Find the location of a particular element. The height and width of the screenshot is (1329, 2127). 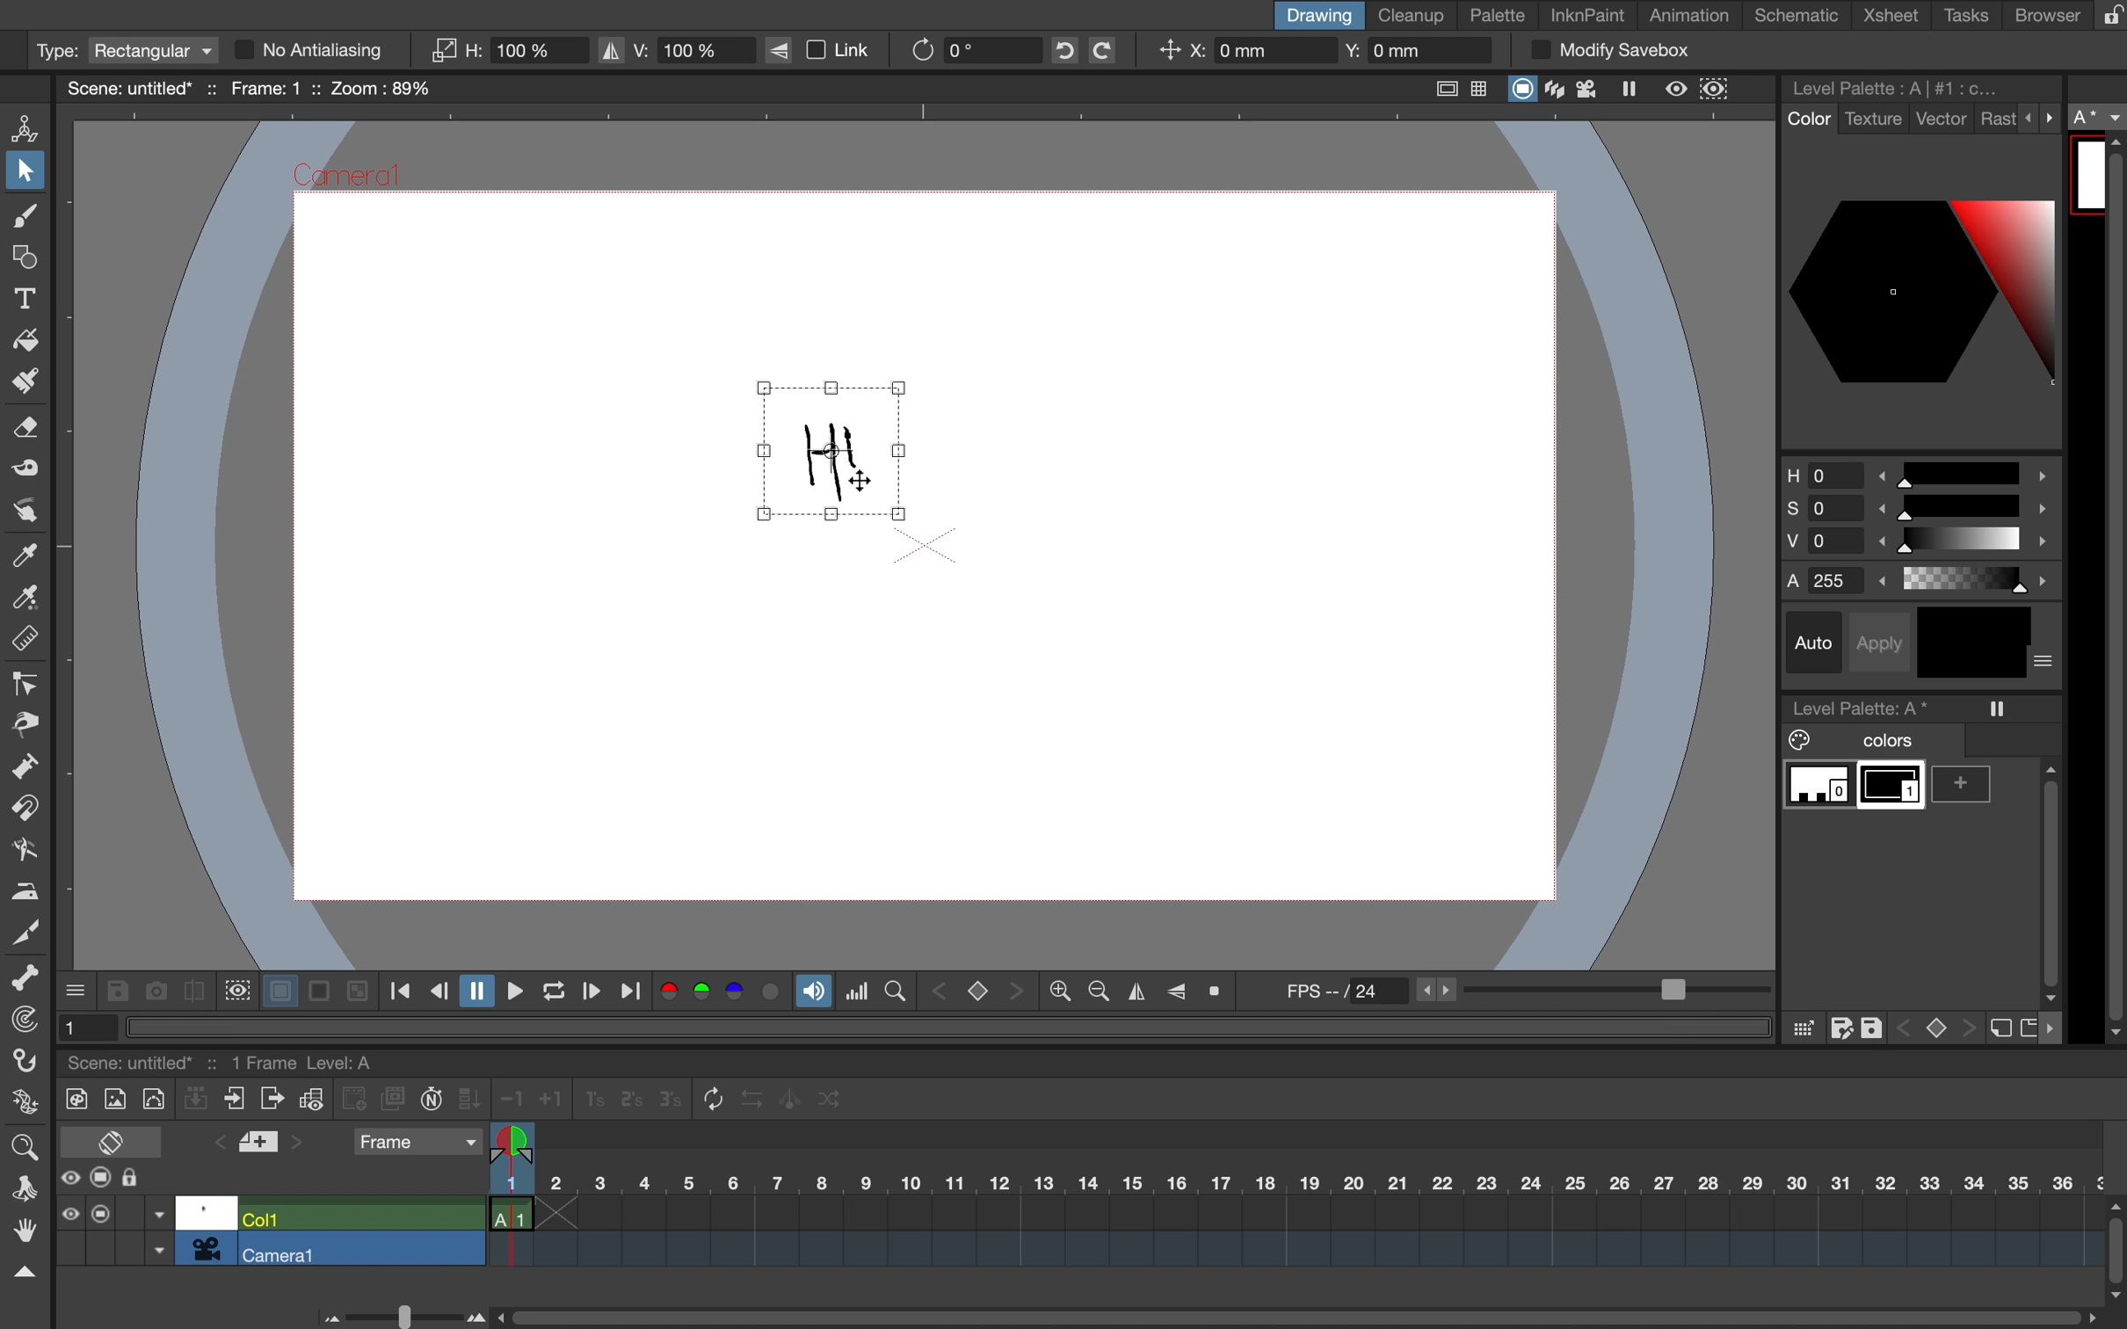

colors is located at coordinates (1862, 741).